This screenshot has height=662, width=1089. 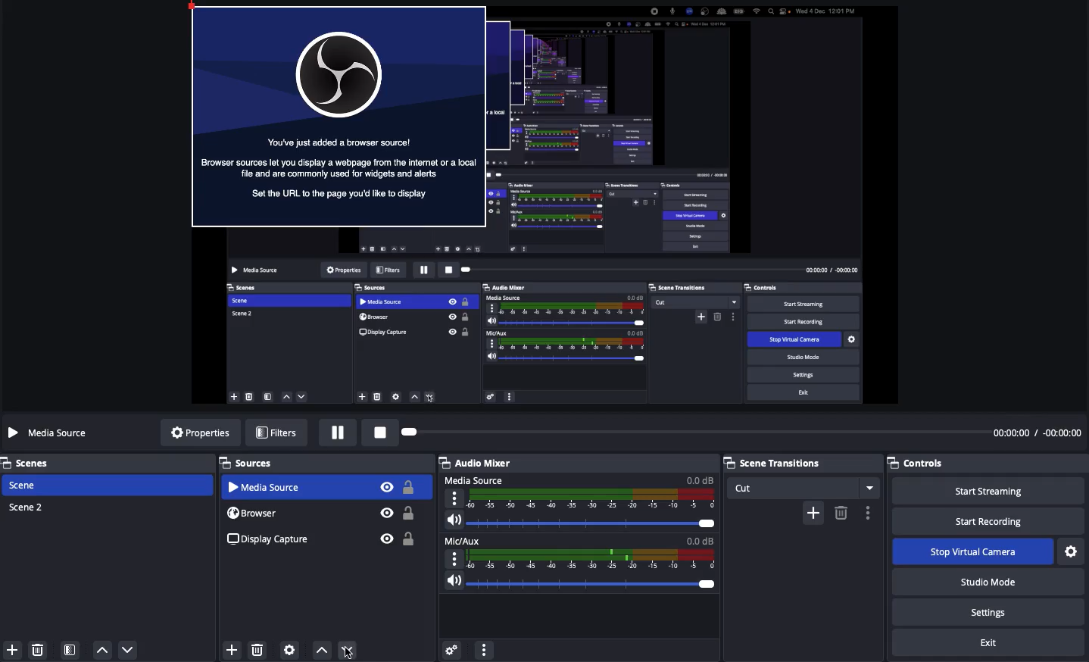 I want to click on  move down, so click(x=128, y=648).